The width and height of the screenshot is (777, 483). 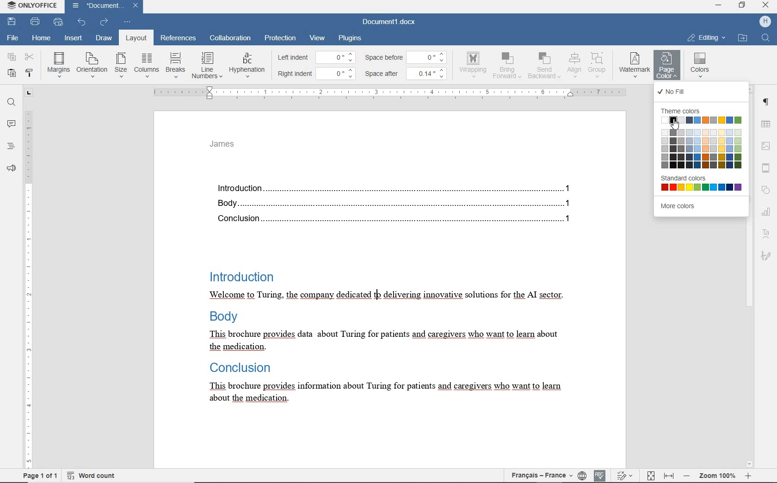 I want to click on right indent, so click(x=294, y=74).